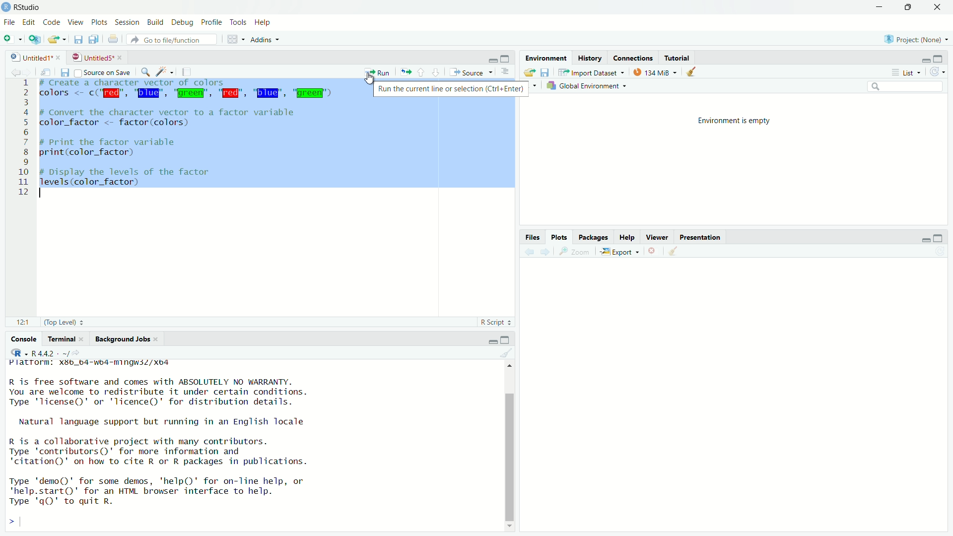 The height and width of the screenshot is (536, 953). I want to click on code, so click(52, 23).